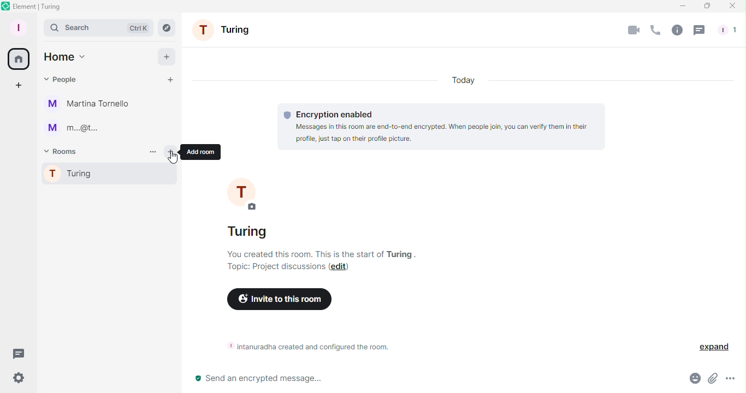 This screenshot has width=746, height=393. Describe the element at coordinates (16, 352) in the screenshot. I see `Threads` at that location.